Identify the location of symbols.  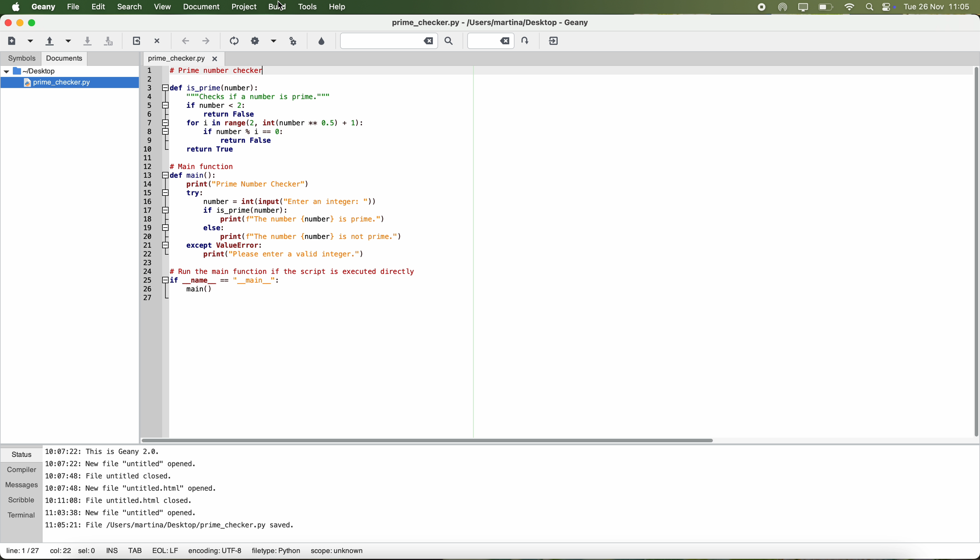
(20, 60).